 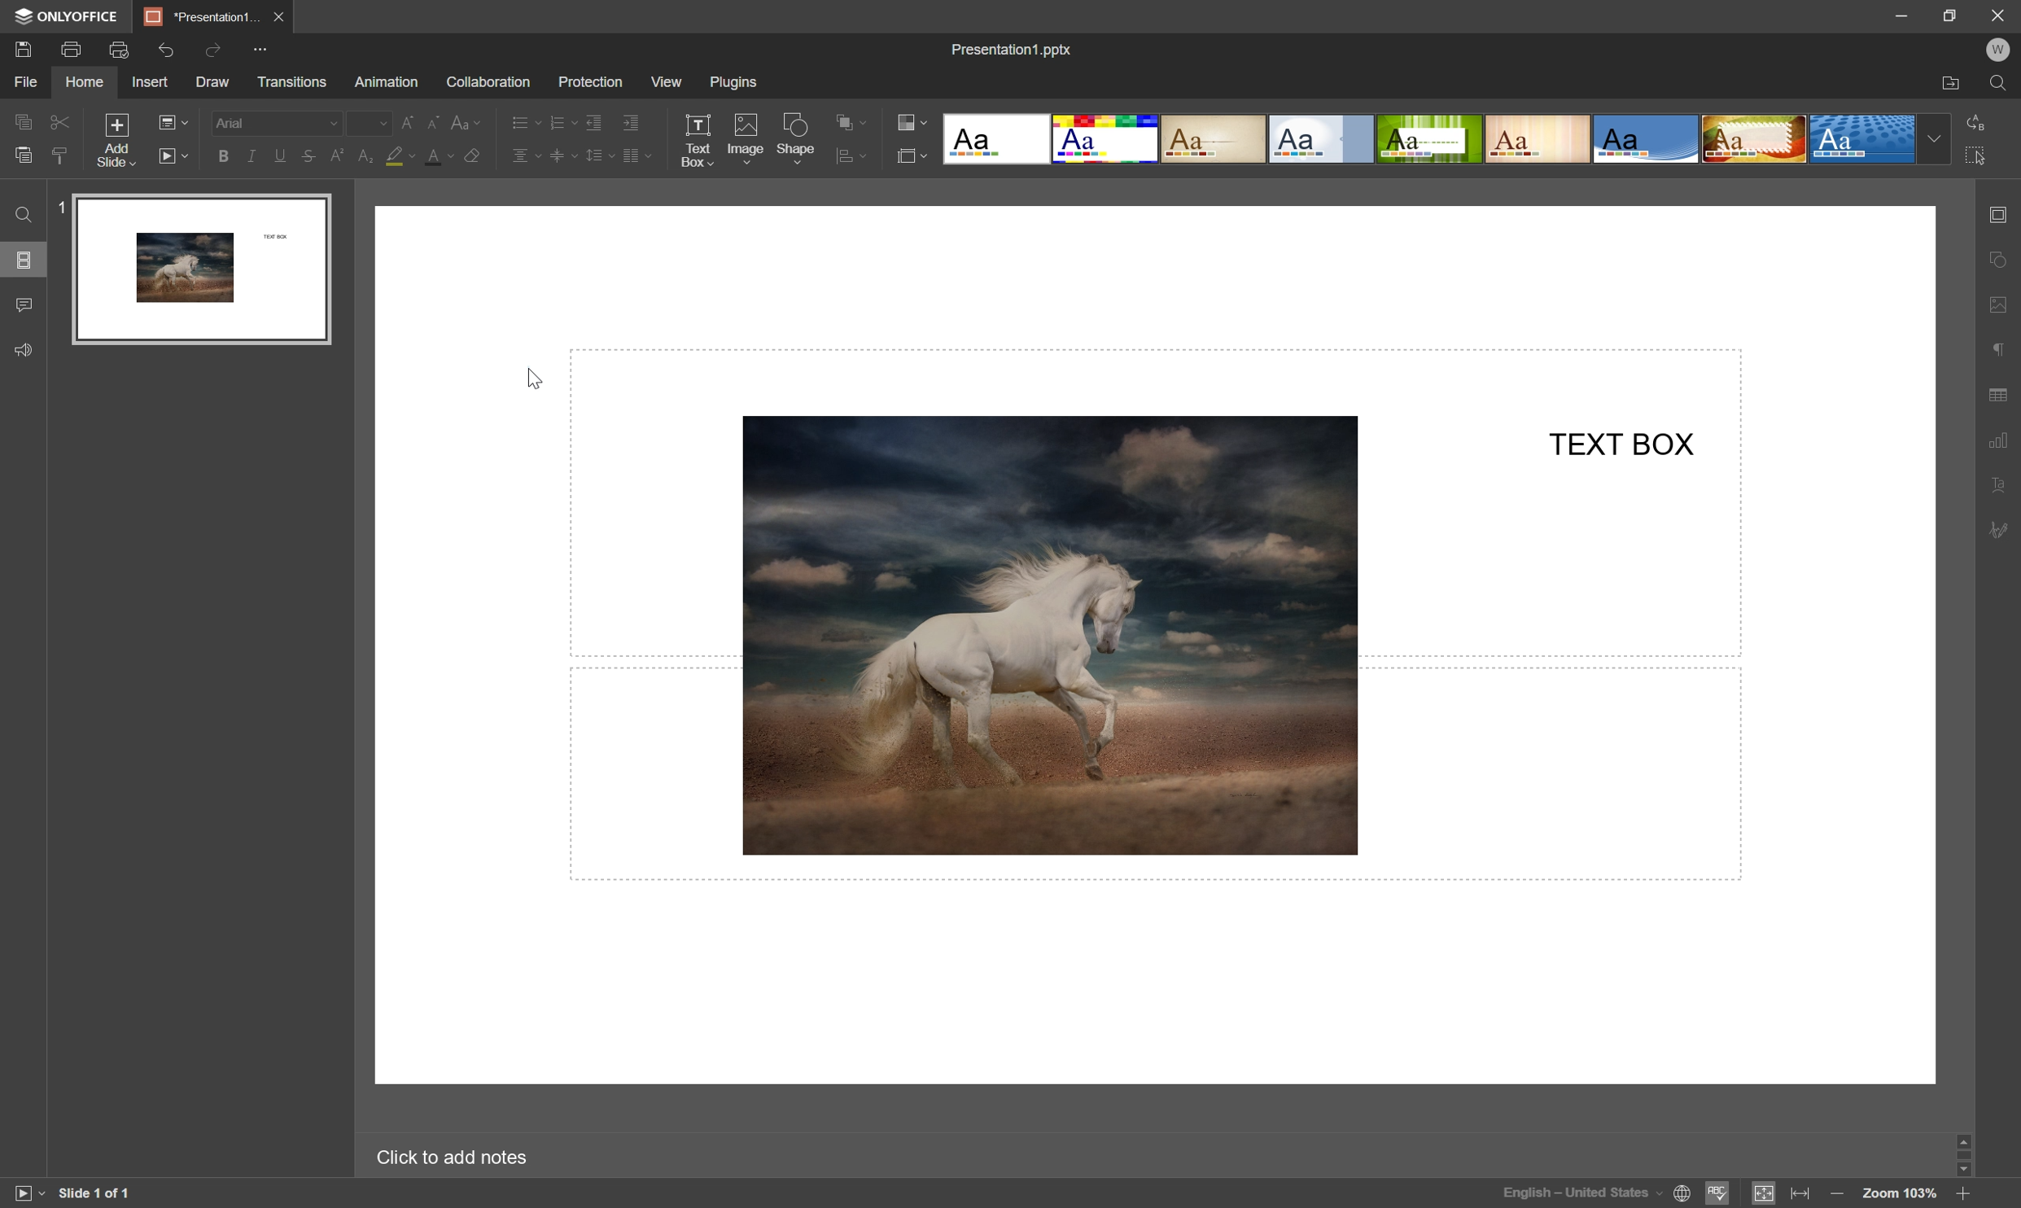 I want to click on Official, so click(x=1321, y=141).